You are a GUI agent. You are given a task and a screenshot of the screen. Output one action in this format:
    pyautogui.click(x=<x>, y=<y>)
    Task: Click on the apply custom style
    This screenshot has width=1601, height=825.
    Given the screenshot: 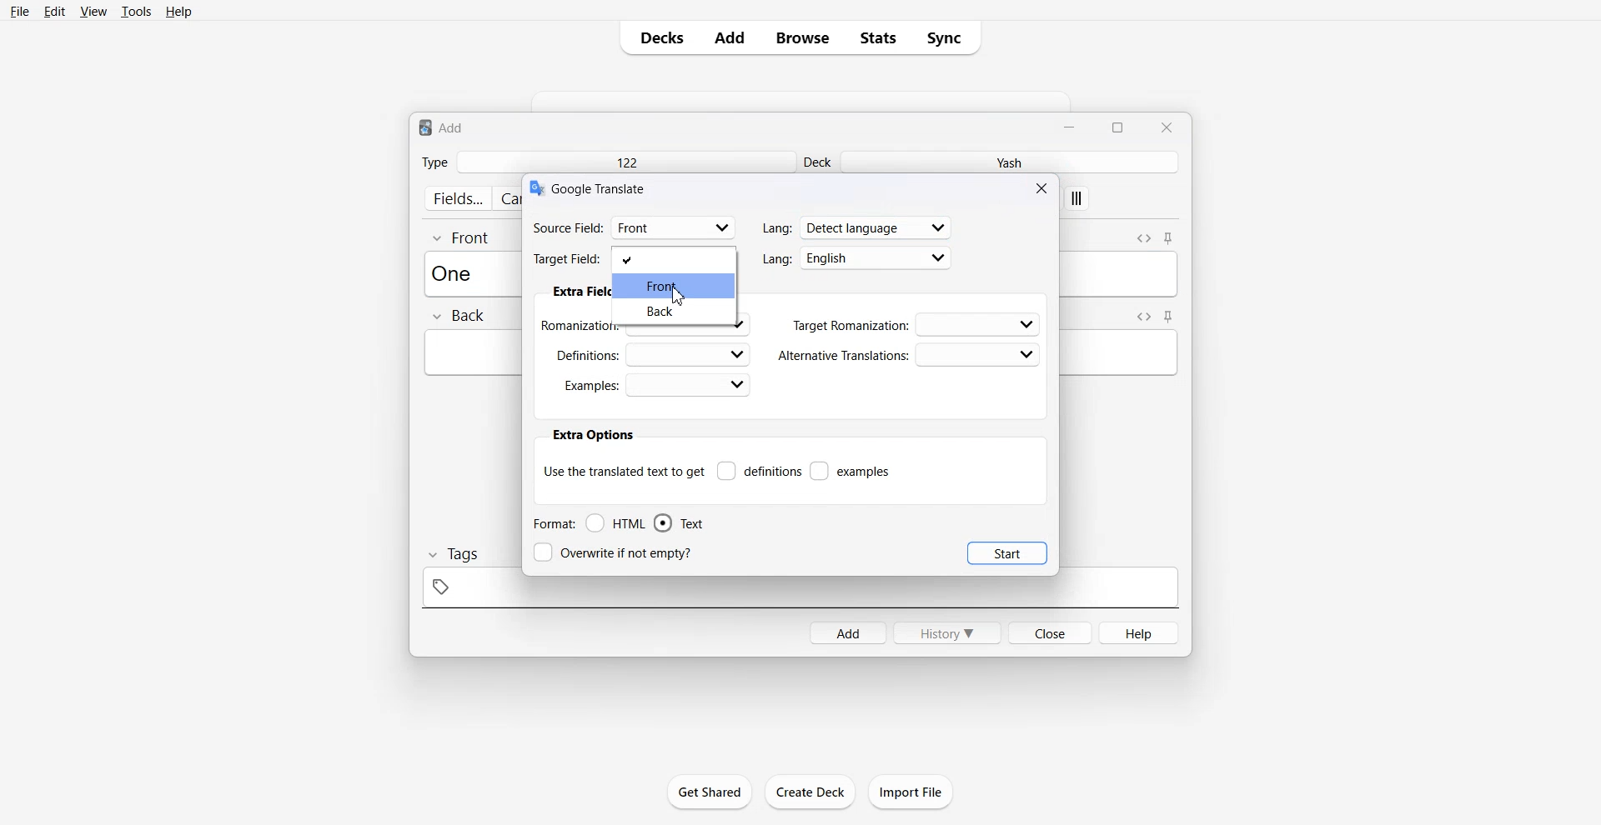 What is the action you would take?
    pyautogui.click(x=1077, y=200)
    